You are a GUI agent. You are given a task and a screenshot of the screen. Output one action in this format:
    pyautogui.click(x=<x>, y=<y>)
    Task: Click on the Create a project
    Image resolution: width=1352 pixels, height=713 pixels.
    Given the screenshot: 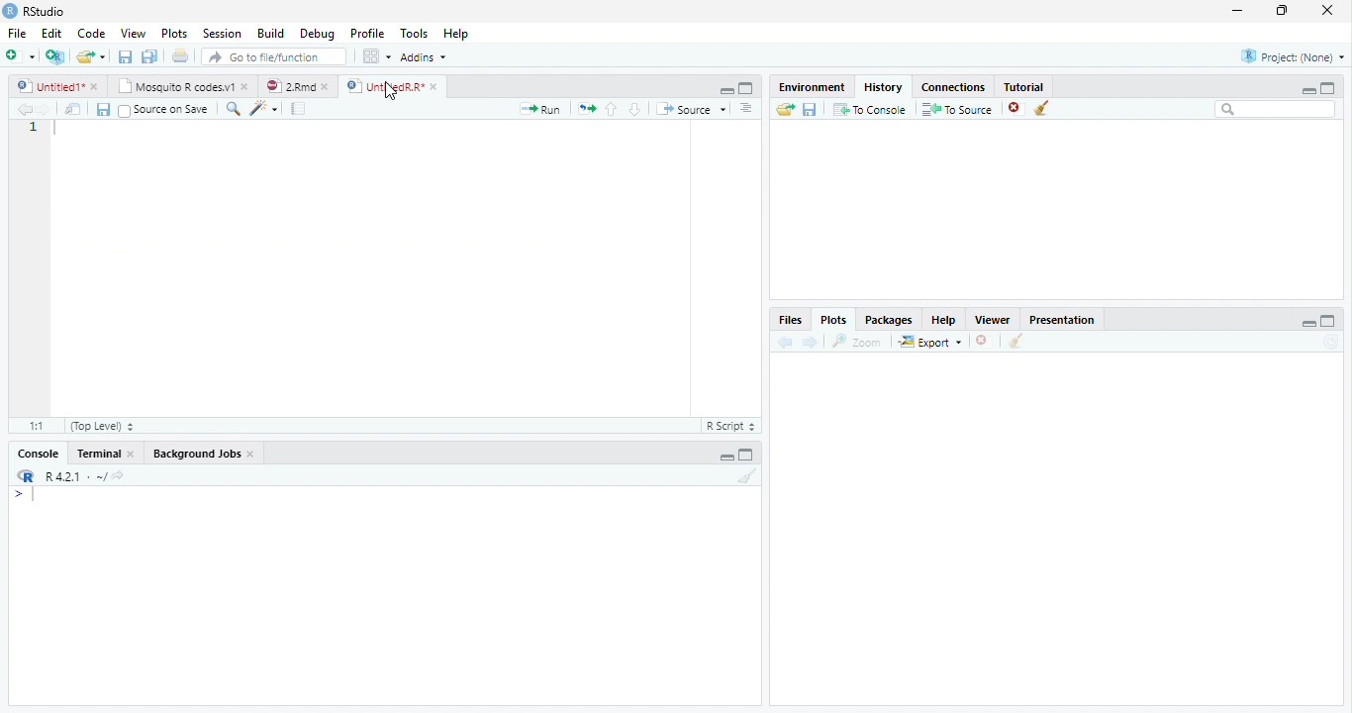 What is the action you would take?
    pyautogui.click(x=53, y=56)
    